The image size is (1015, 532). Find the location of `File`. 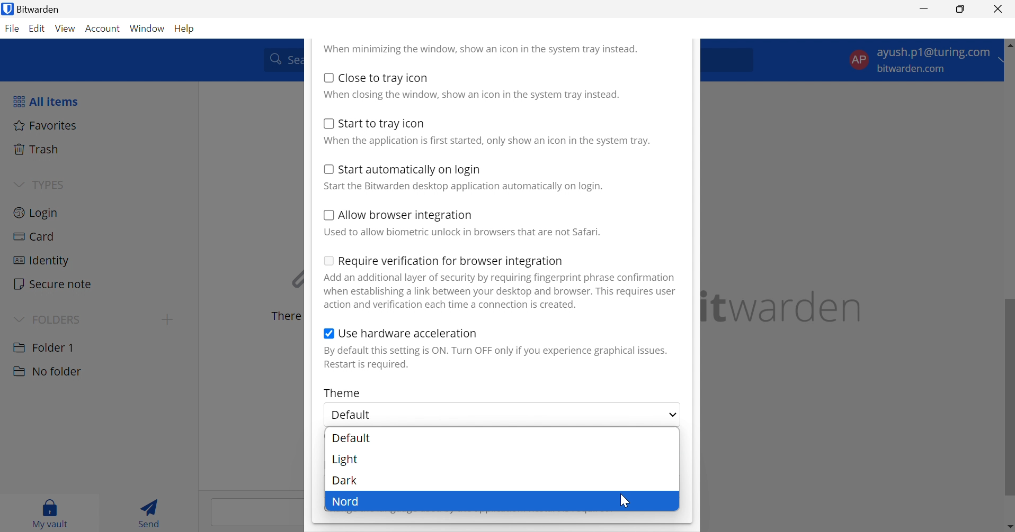

File is located at coordinates (14, 29).